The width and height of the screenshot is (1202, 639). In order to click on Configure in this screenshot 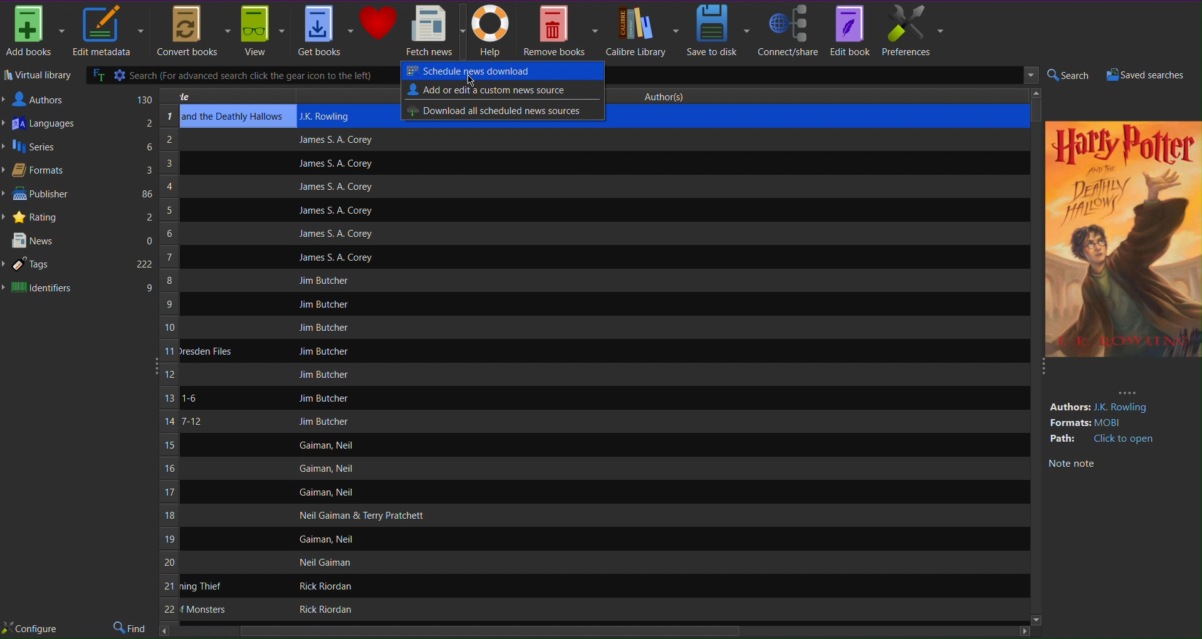, I will do `click(30, 629)`.